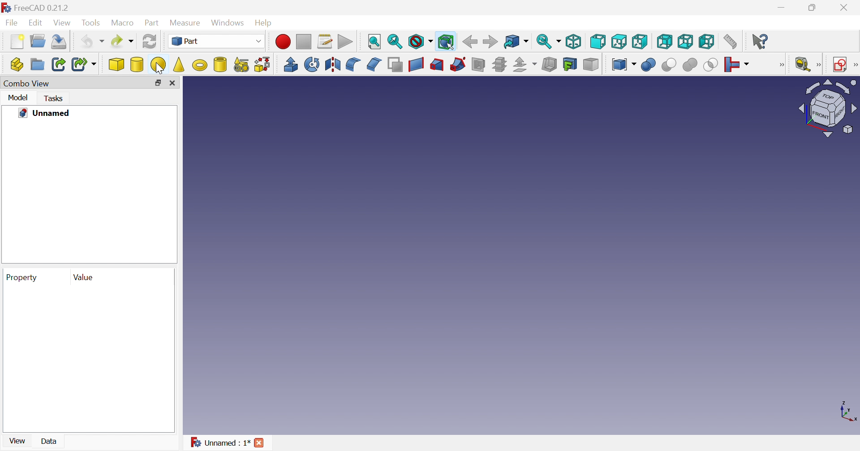 This screenshot has height=451, width=860. I want to click on Thickness..., so click(549, 64).